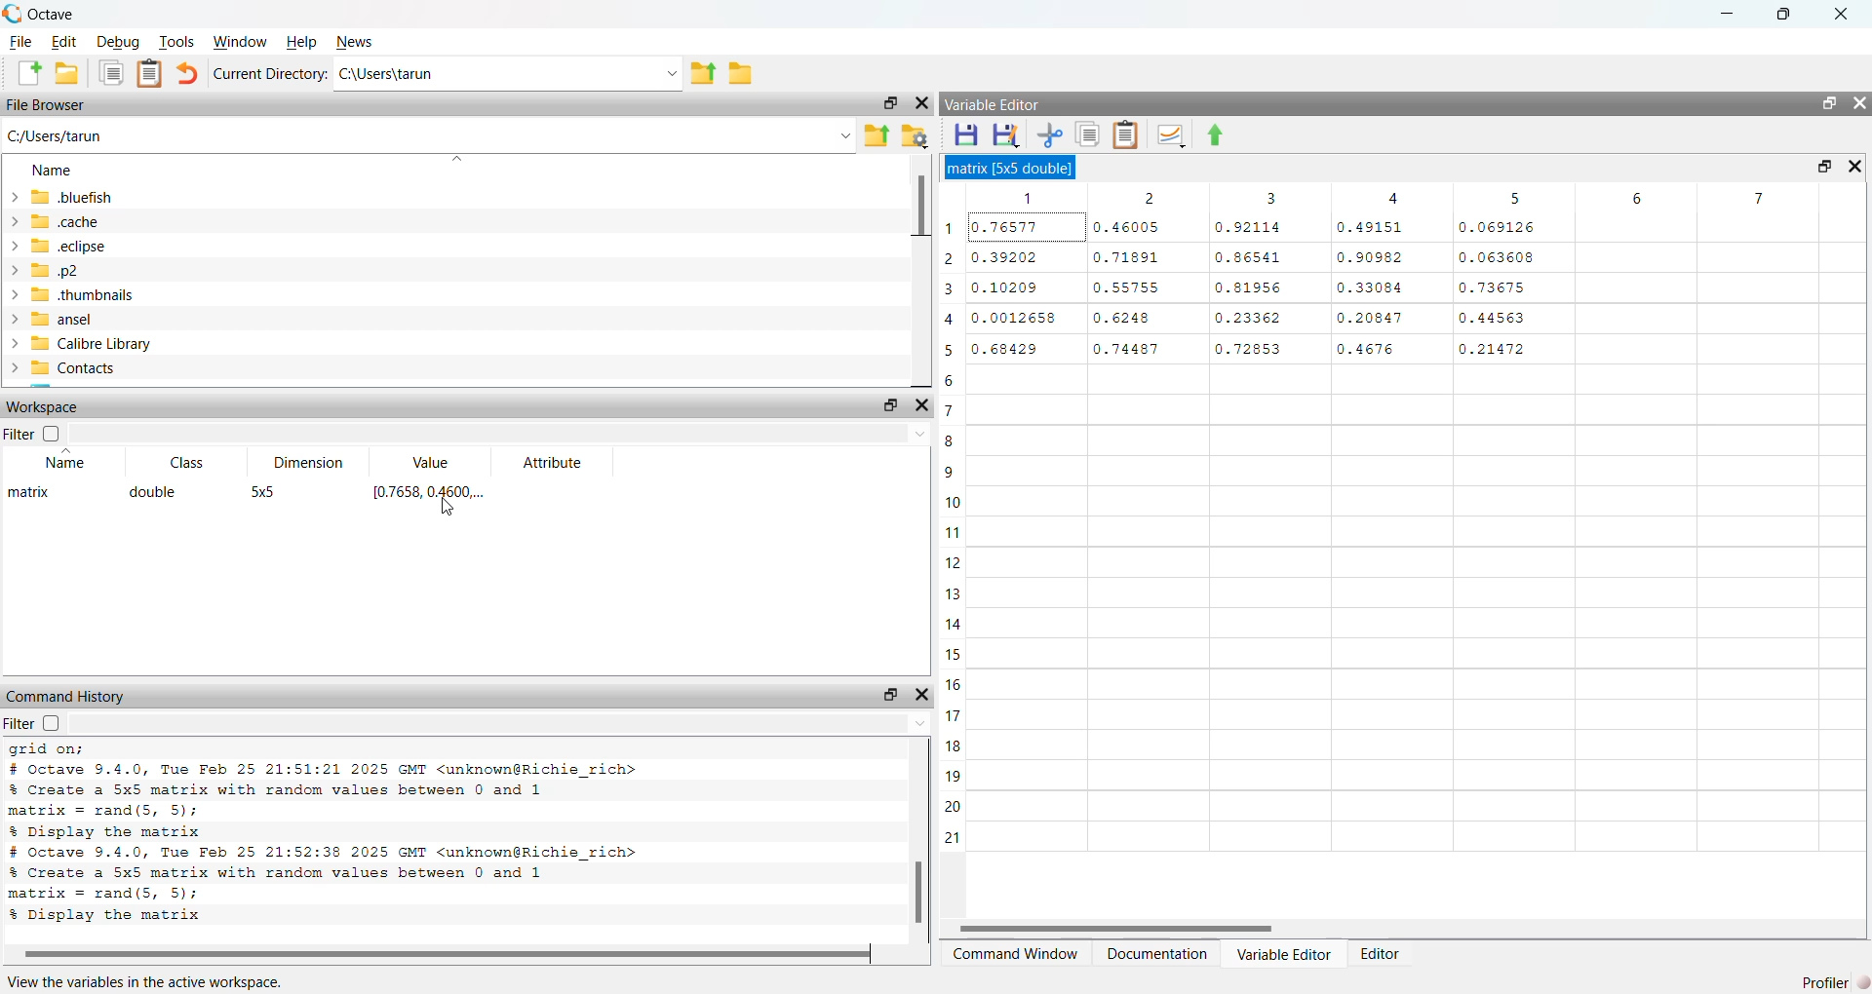 The image size is (1872, 994). What do you see at coordinates (704, 73) in the screenshot?
I see `export` at bounding box center [704, 73].